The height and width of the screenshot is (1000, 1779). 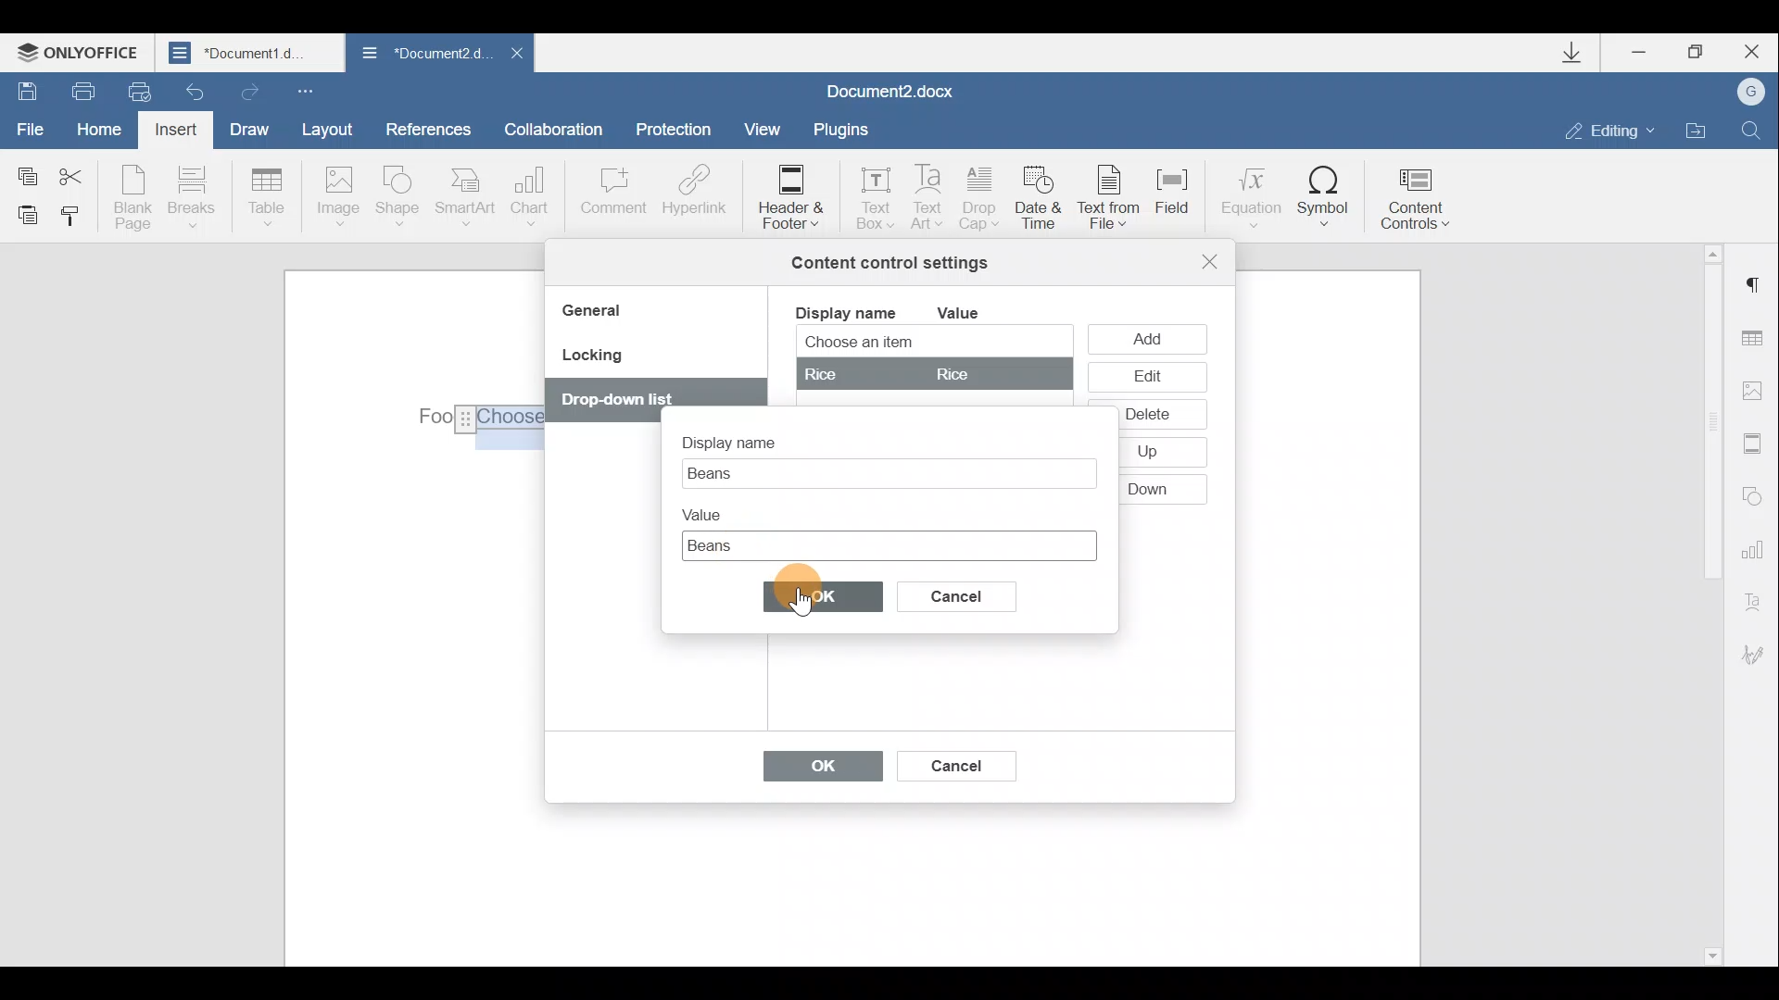 What do you see at coordinates (1757, 443) in the screenshot?
I see `Header & footer settings` at bounding box center [1757, 443].